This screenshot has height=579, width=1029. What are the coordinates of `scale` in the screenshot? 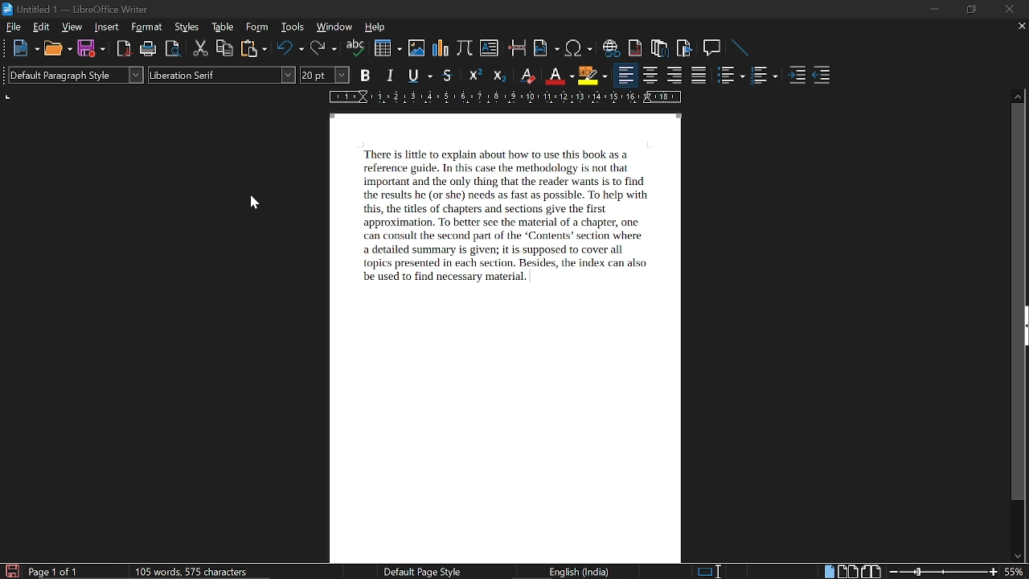 It's located at (504, 96).